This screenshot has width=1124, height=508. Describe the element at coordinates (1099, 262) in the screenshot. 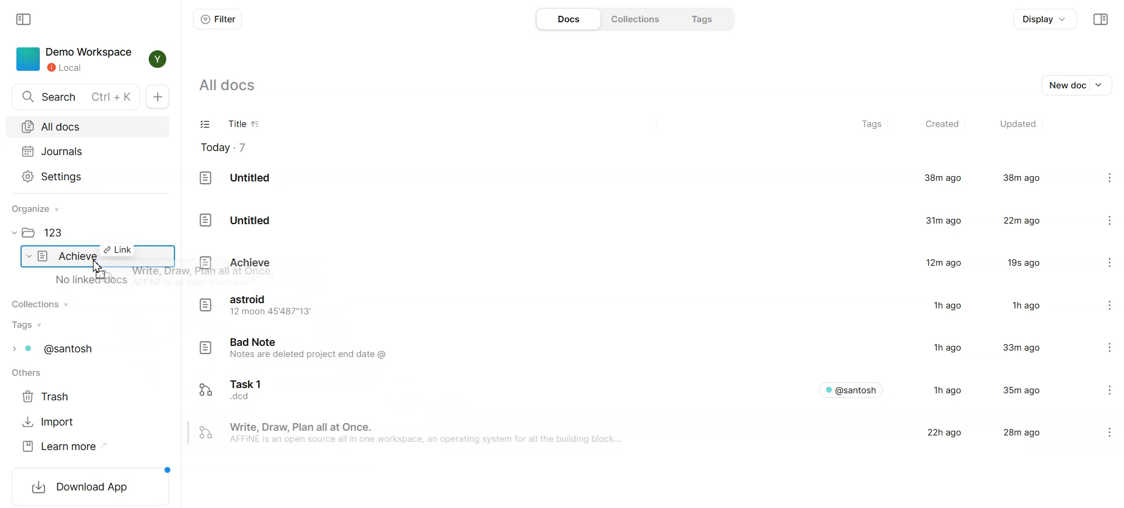

I see `Settings` at that location.